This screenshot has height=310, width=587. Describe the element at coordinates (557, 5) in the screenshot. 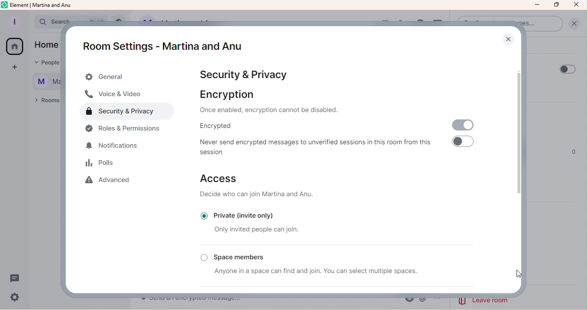

I see `Maximize` at that location.